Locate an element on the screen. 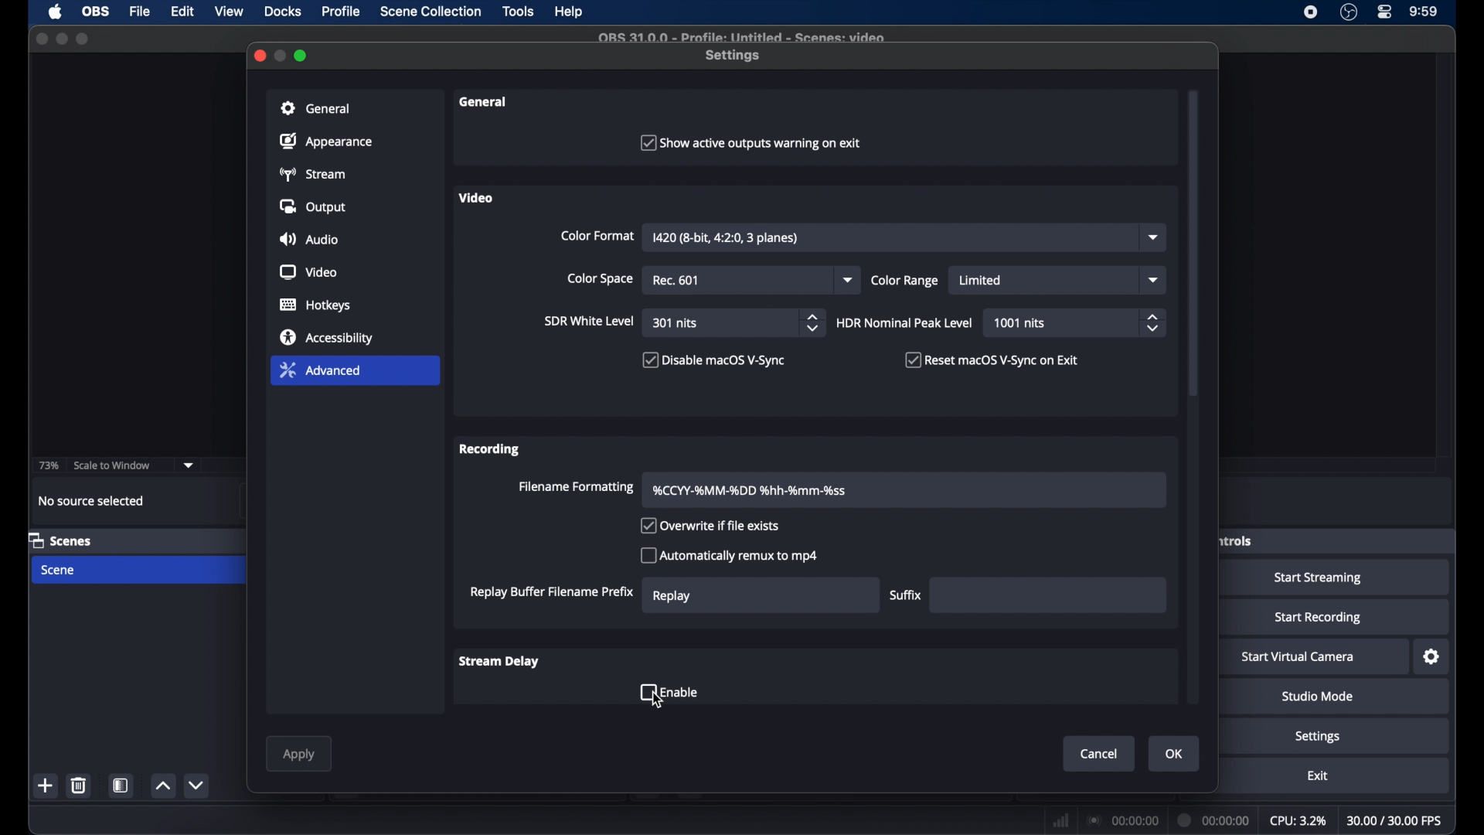 Image resolution: width=1484 pixels, height=835 pixels. scene is located at coordinates (59, 570).